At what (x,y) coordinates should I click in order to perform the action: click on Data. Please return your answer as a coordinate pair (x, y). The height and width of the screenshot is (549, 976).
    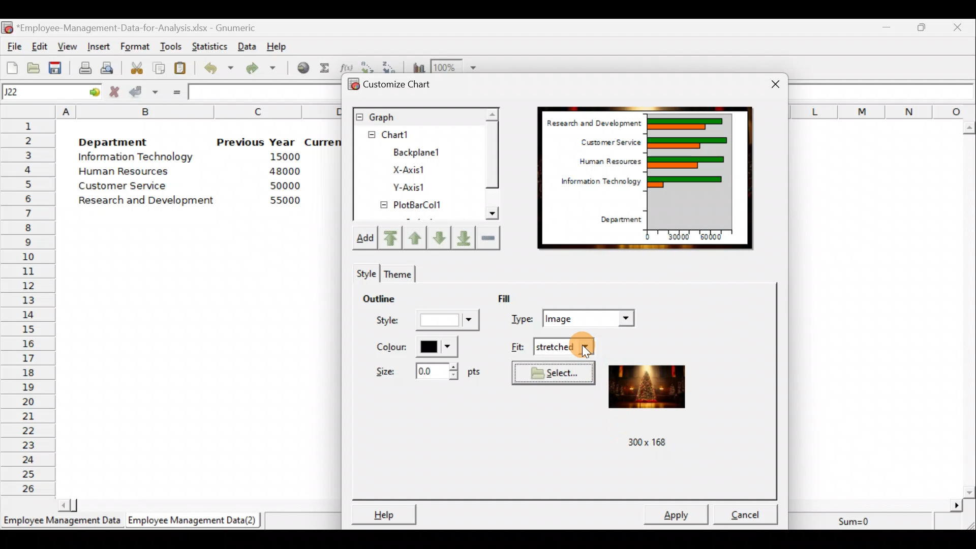
    Looking at the image, I should click on (248, 45).